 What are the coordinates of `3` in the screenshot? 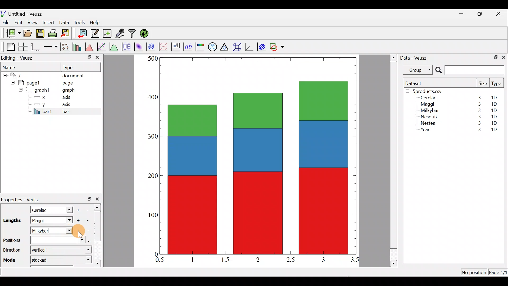 It's located at (478, 117).